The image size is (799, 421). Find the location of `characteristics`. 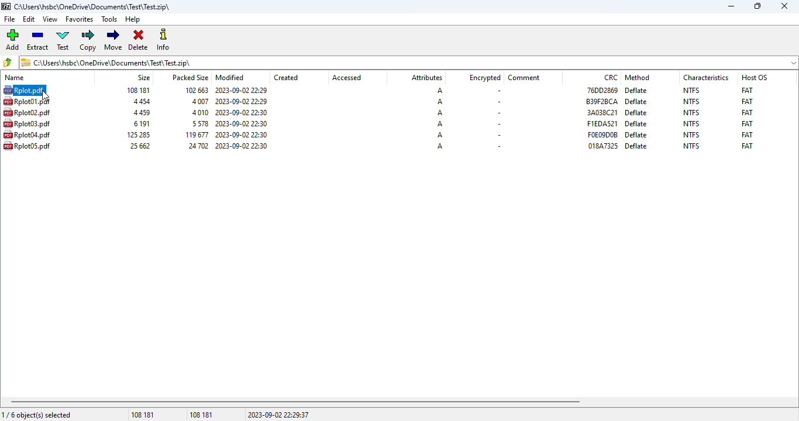

characteristics is located at coordinates (706, 77).